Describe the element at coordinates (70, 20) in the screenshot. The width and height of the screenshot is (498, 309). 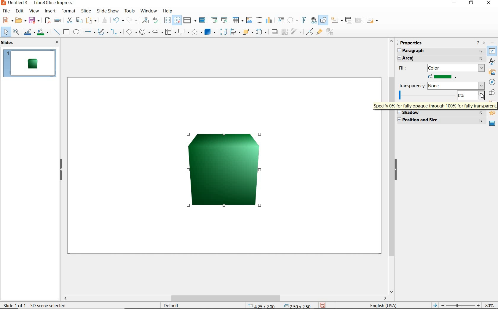
I see `cut` at that location.